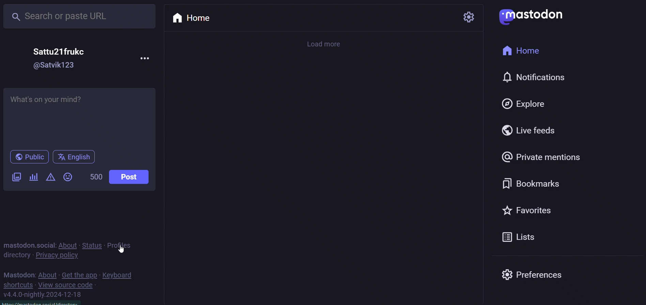  I want to click on public, so click(28, 157).